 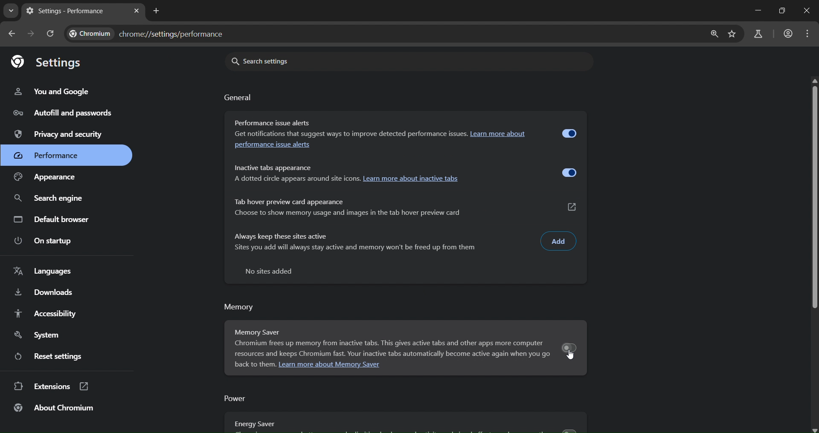 What do you see at coordinates (345, 179) in the screenshot?
I see `about inactive tabs appearance` at bounding box center [345, 179].